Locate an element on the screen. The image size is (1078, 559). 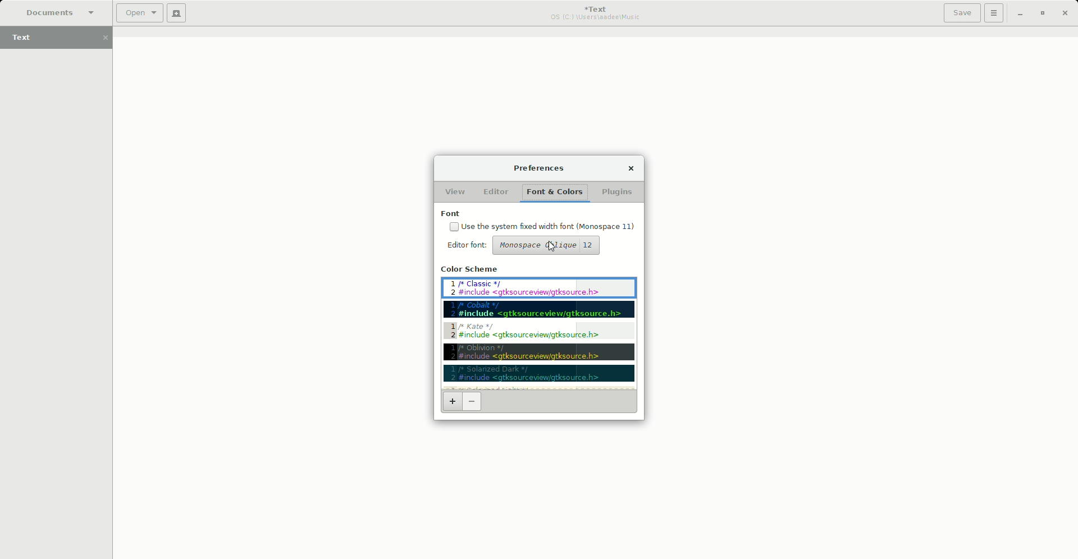
Plus is located at coordinates (450, 401).